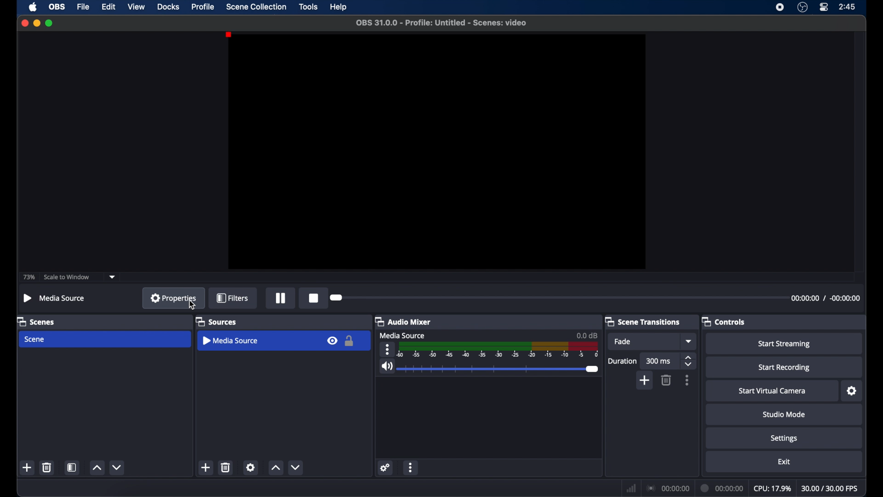 This screenshot has width=883, height=497. Describe the element at coordinates (785, 344) in the screenshot. I see `start streaming` at that location.